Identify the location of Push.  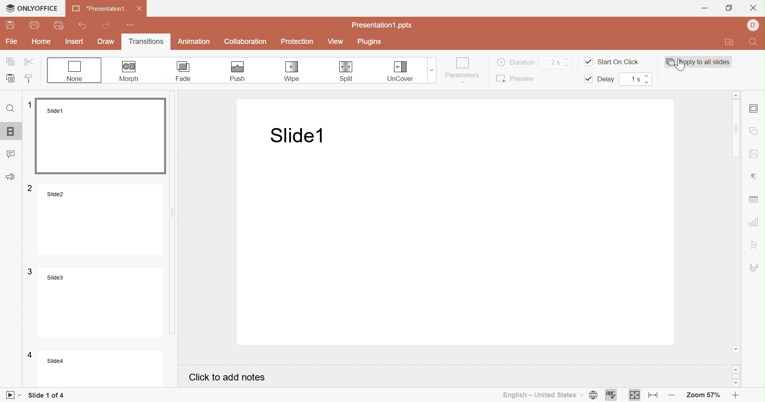
(236, 71).